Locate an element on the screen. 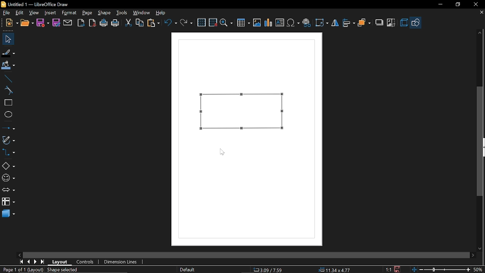 Image resolution: width=485 pixels, height=273 pixels. change zoom is located at coordinates (440, 270).